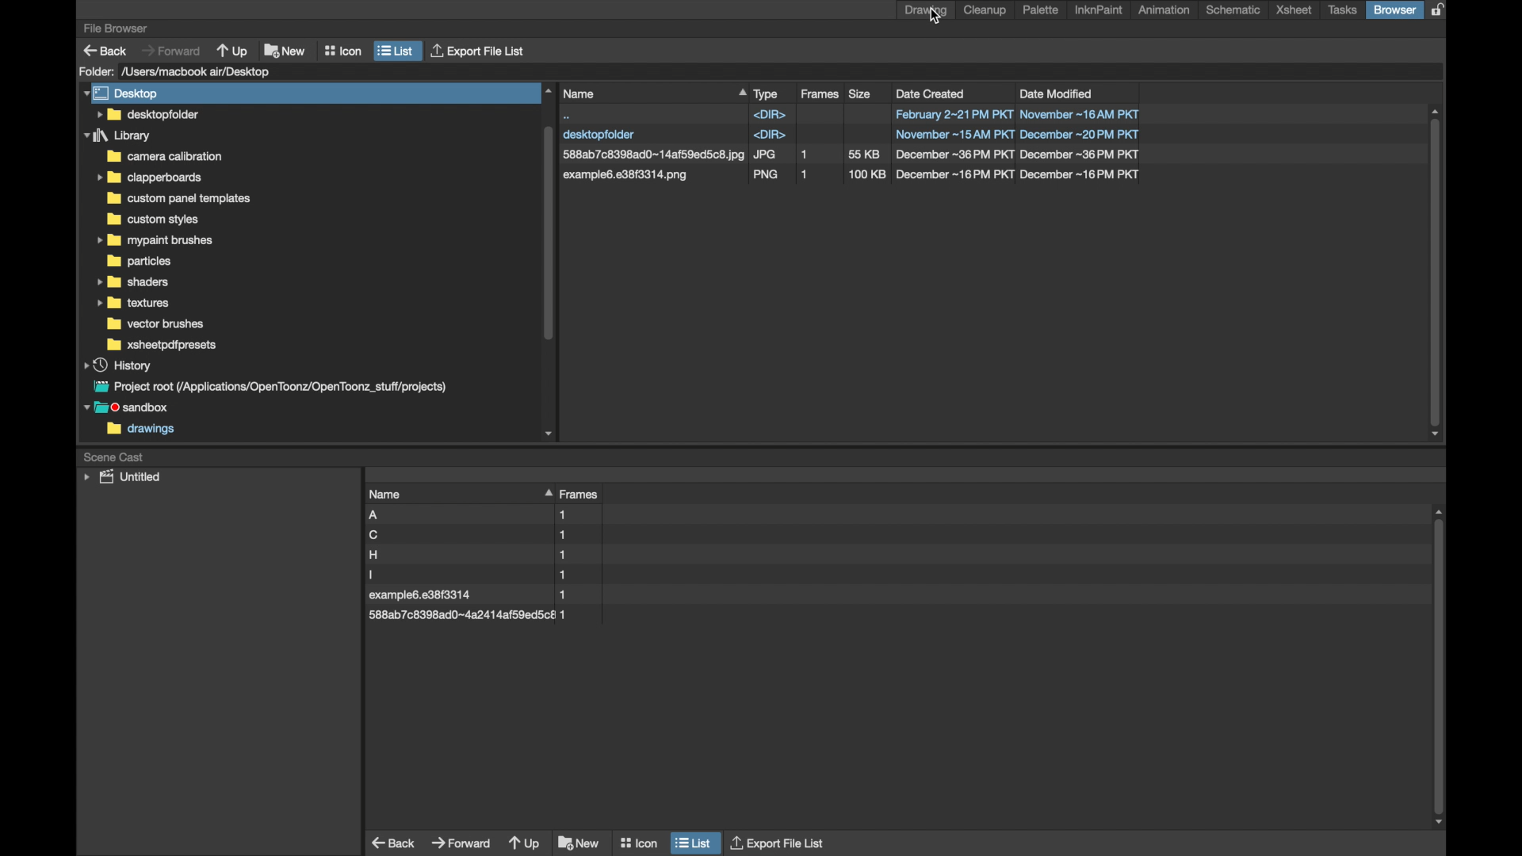  Describe the element at coordinates (582, 495) in the screenshot. I see `frames` at that location.